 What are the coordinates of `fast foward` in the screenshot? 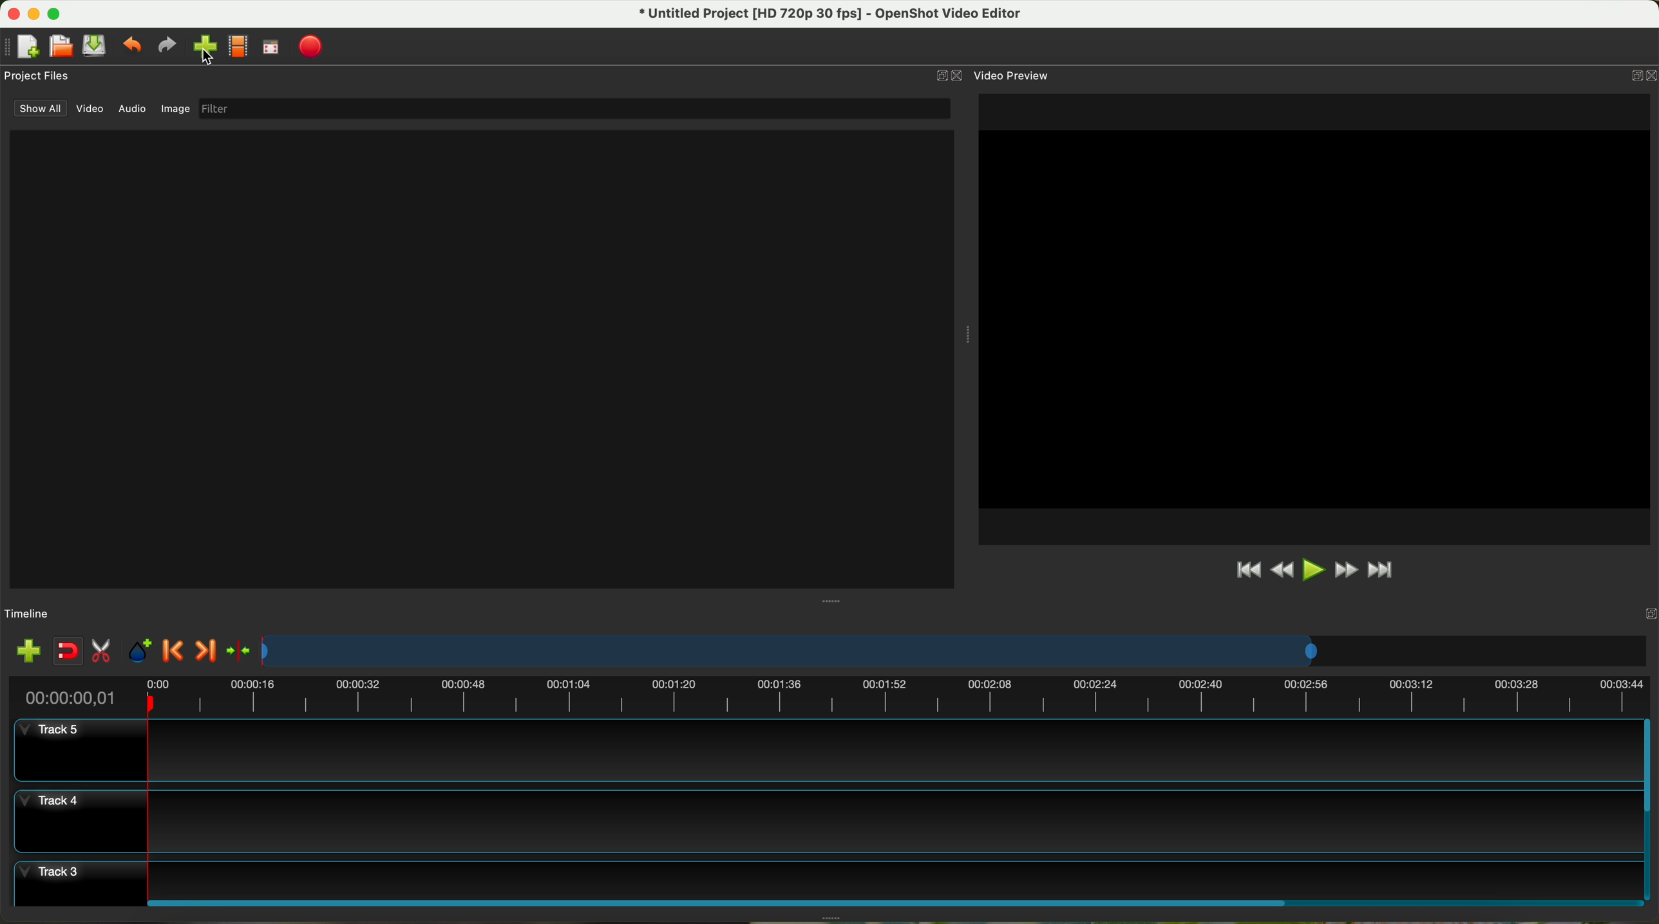 It's located at (1346, 570).